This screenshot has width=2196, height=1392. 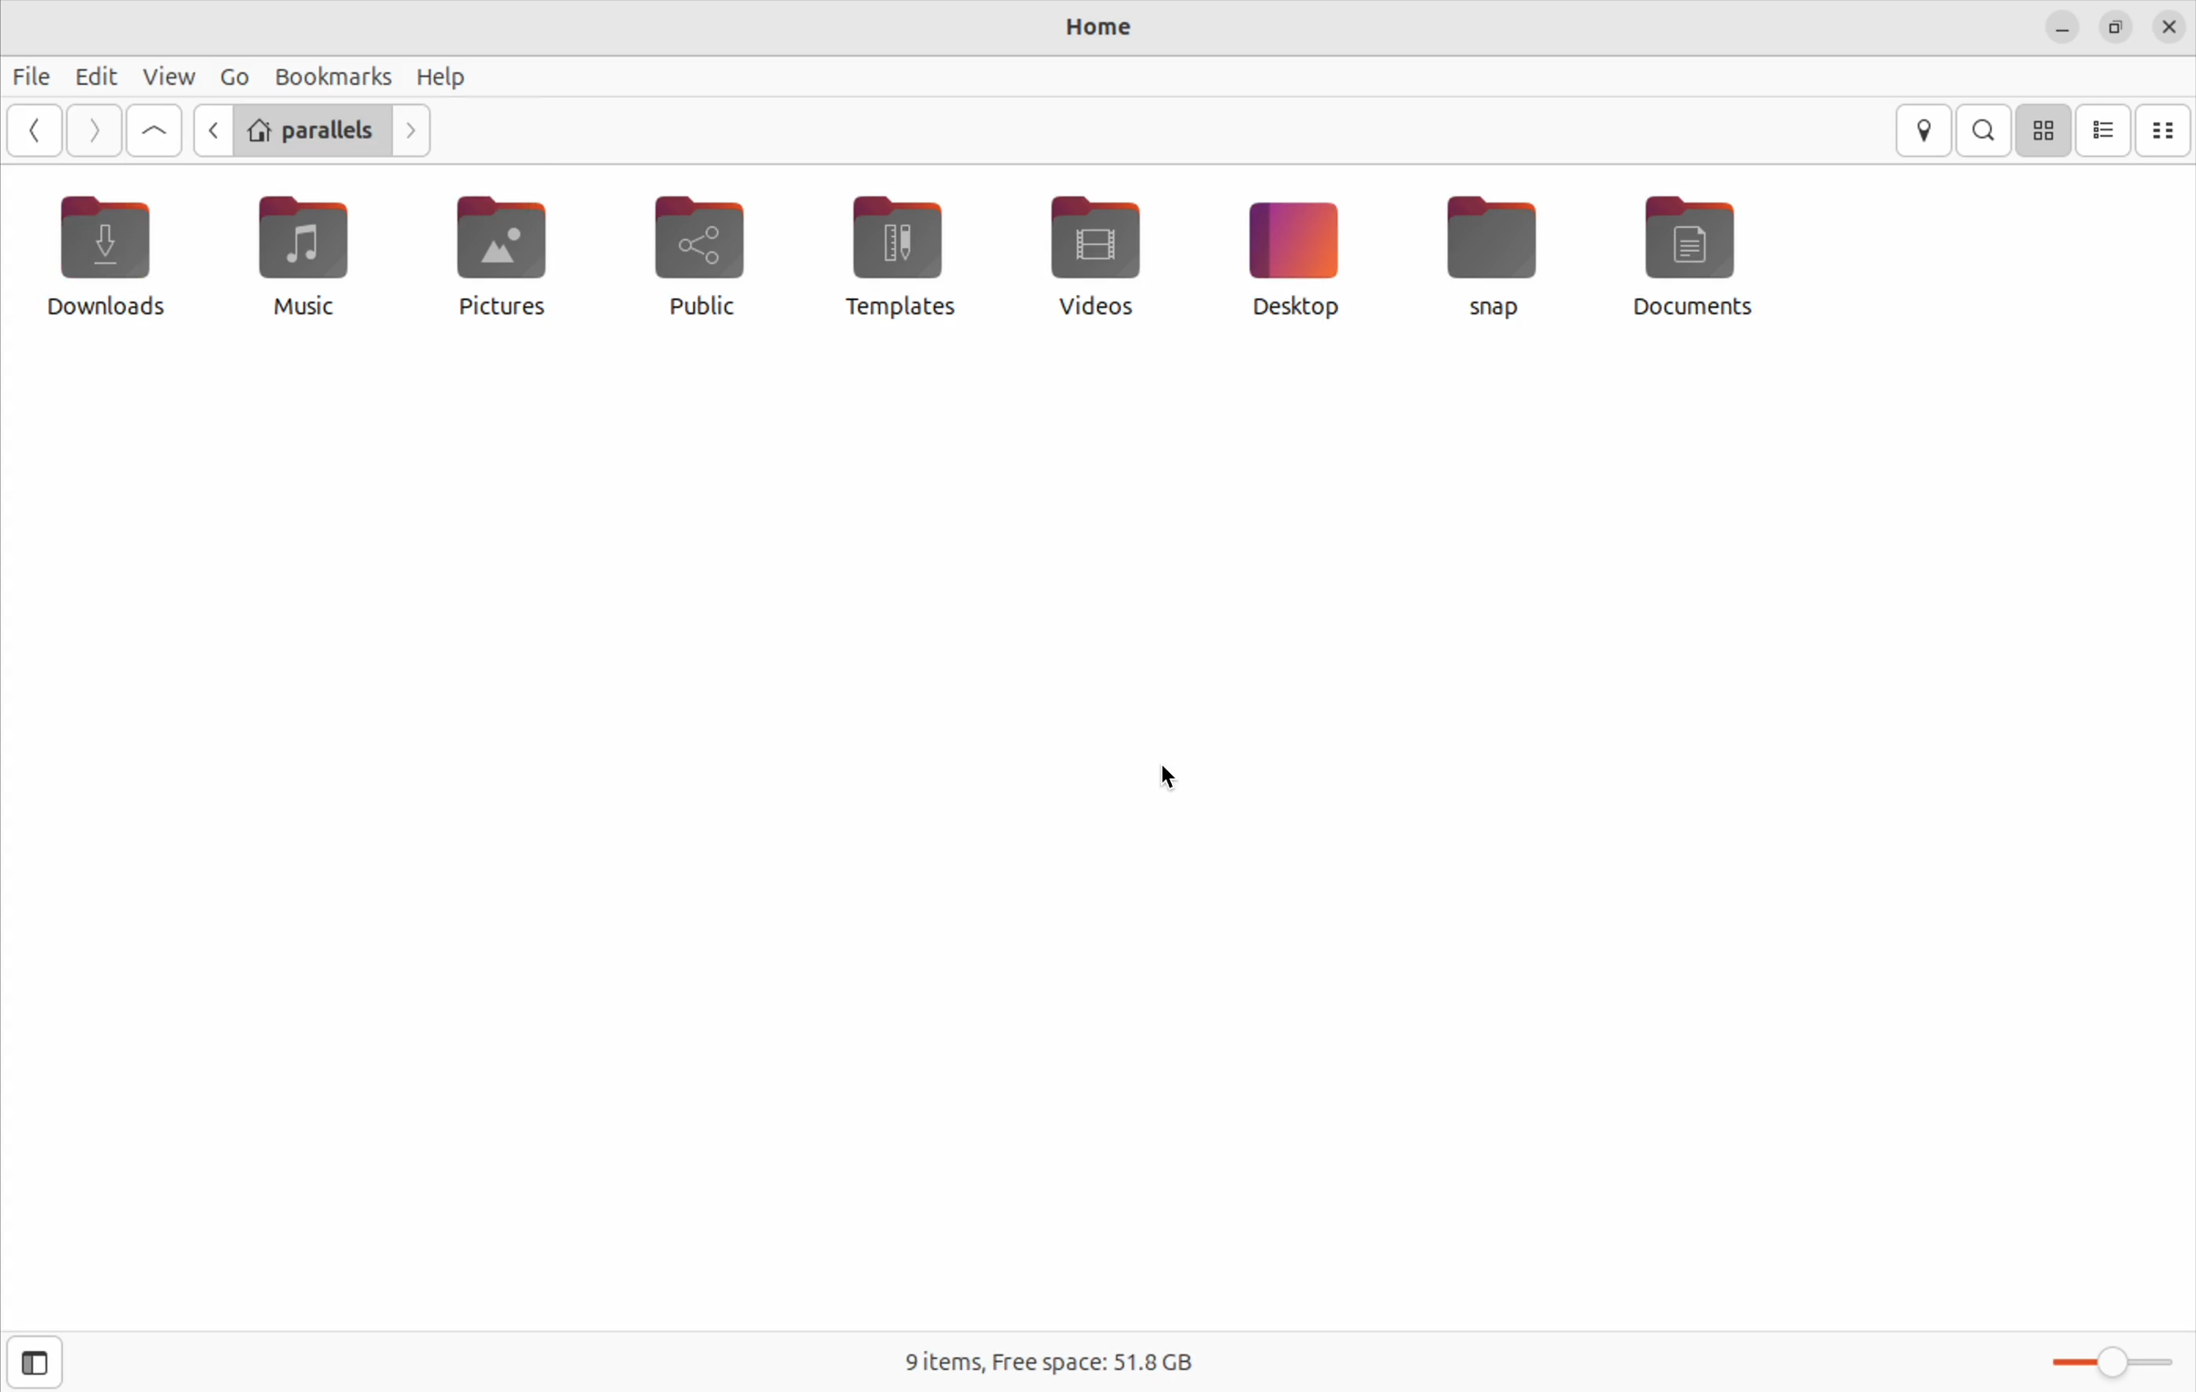 I want to click on video files, so click(x=1099, y=263).